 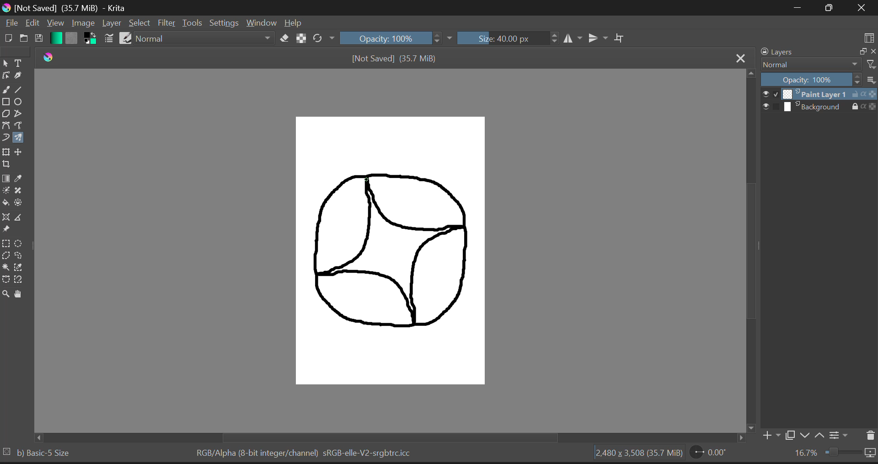 What do you see at coordinates (23, 39) in the screenshot?
I see `Open` at bounding box center [23, 39].